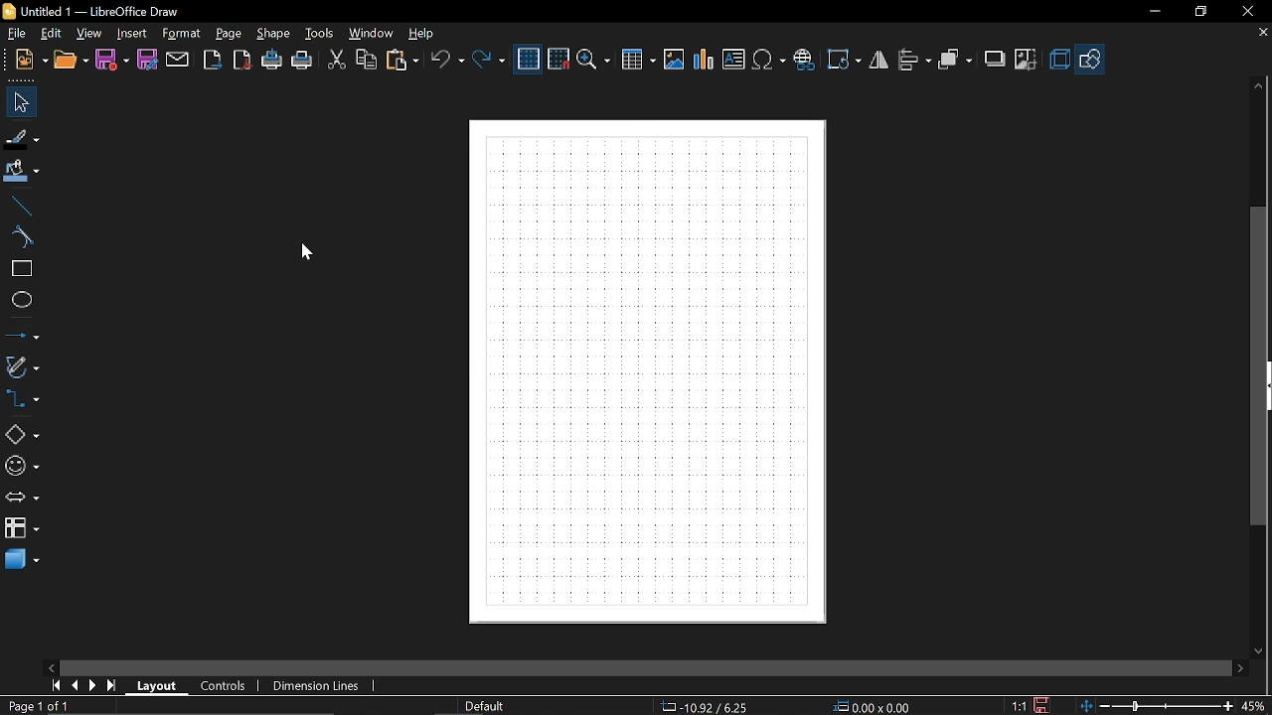  Describe the element at coordinates (43, 705) in the screenshot. I see `Page 1 of 1` at that location.